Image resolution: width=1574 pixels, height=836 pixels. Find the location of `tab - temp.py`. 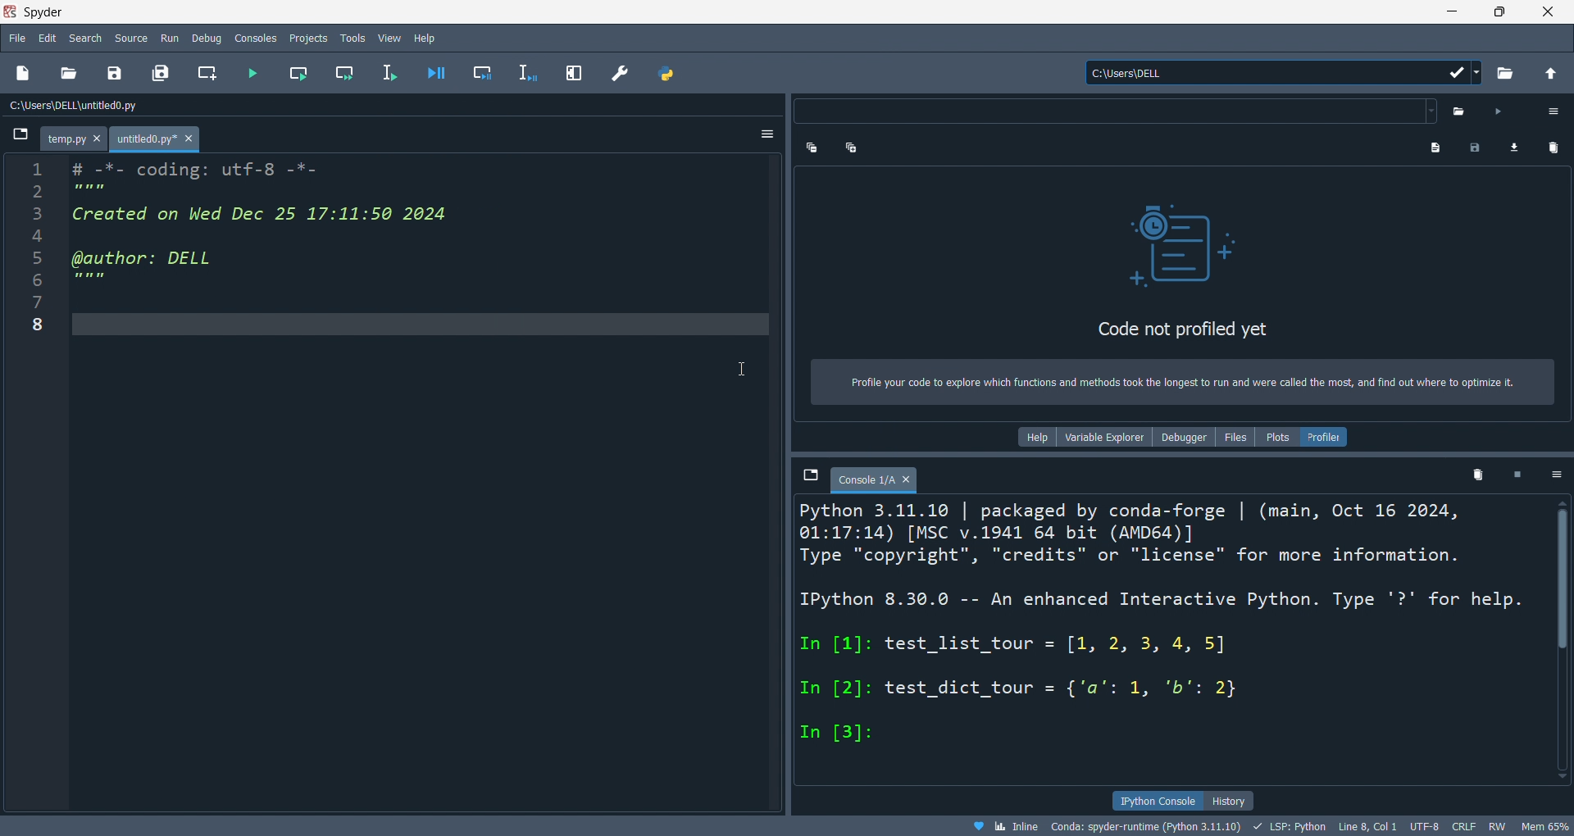

tab - temp.py is located at coordinates (73, 139).